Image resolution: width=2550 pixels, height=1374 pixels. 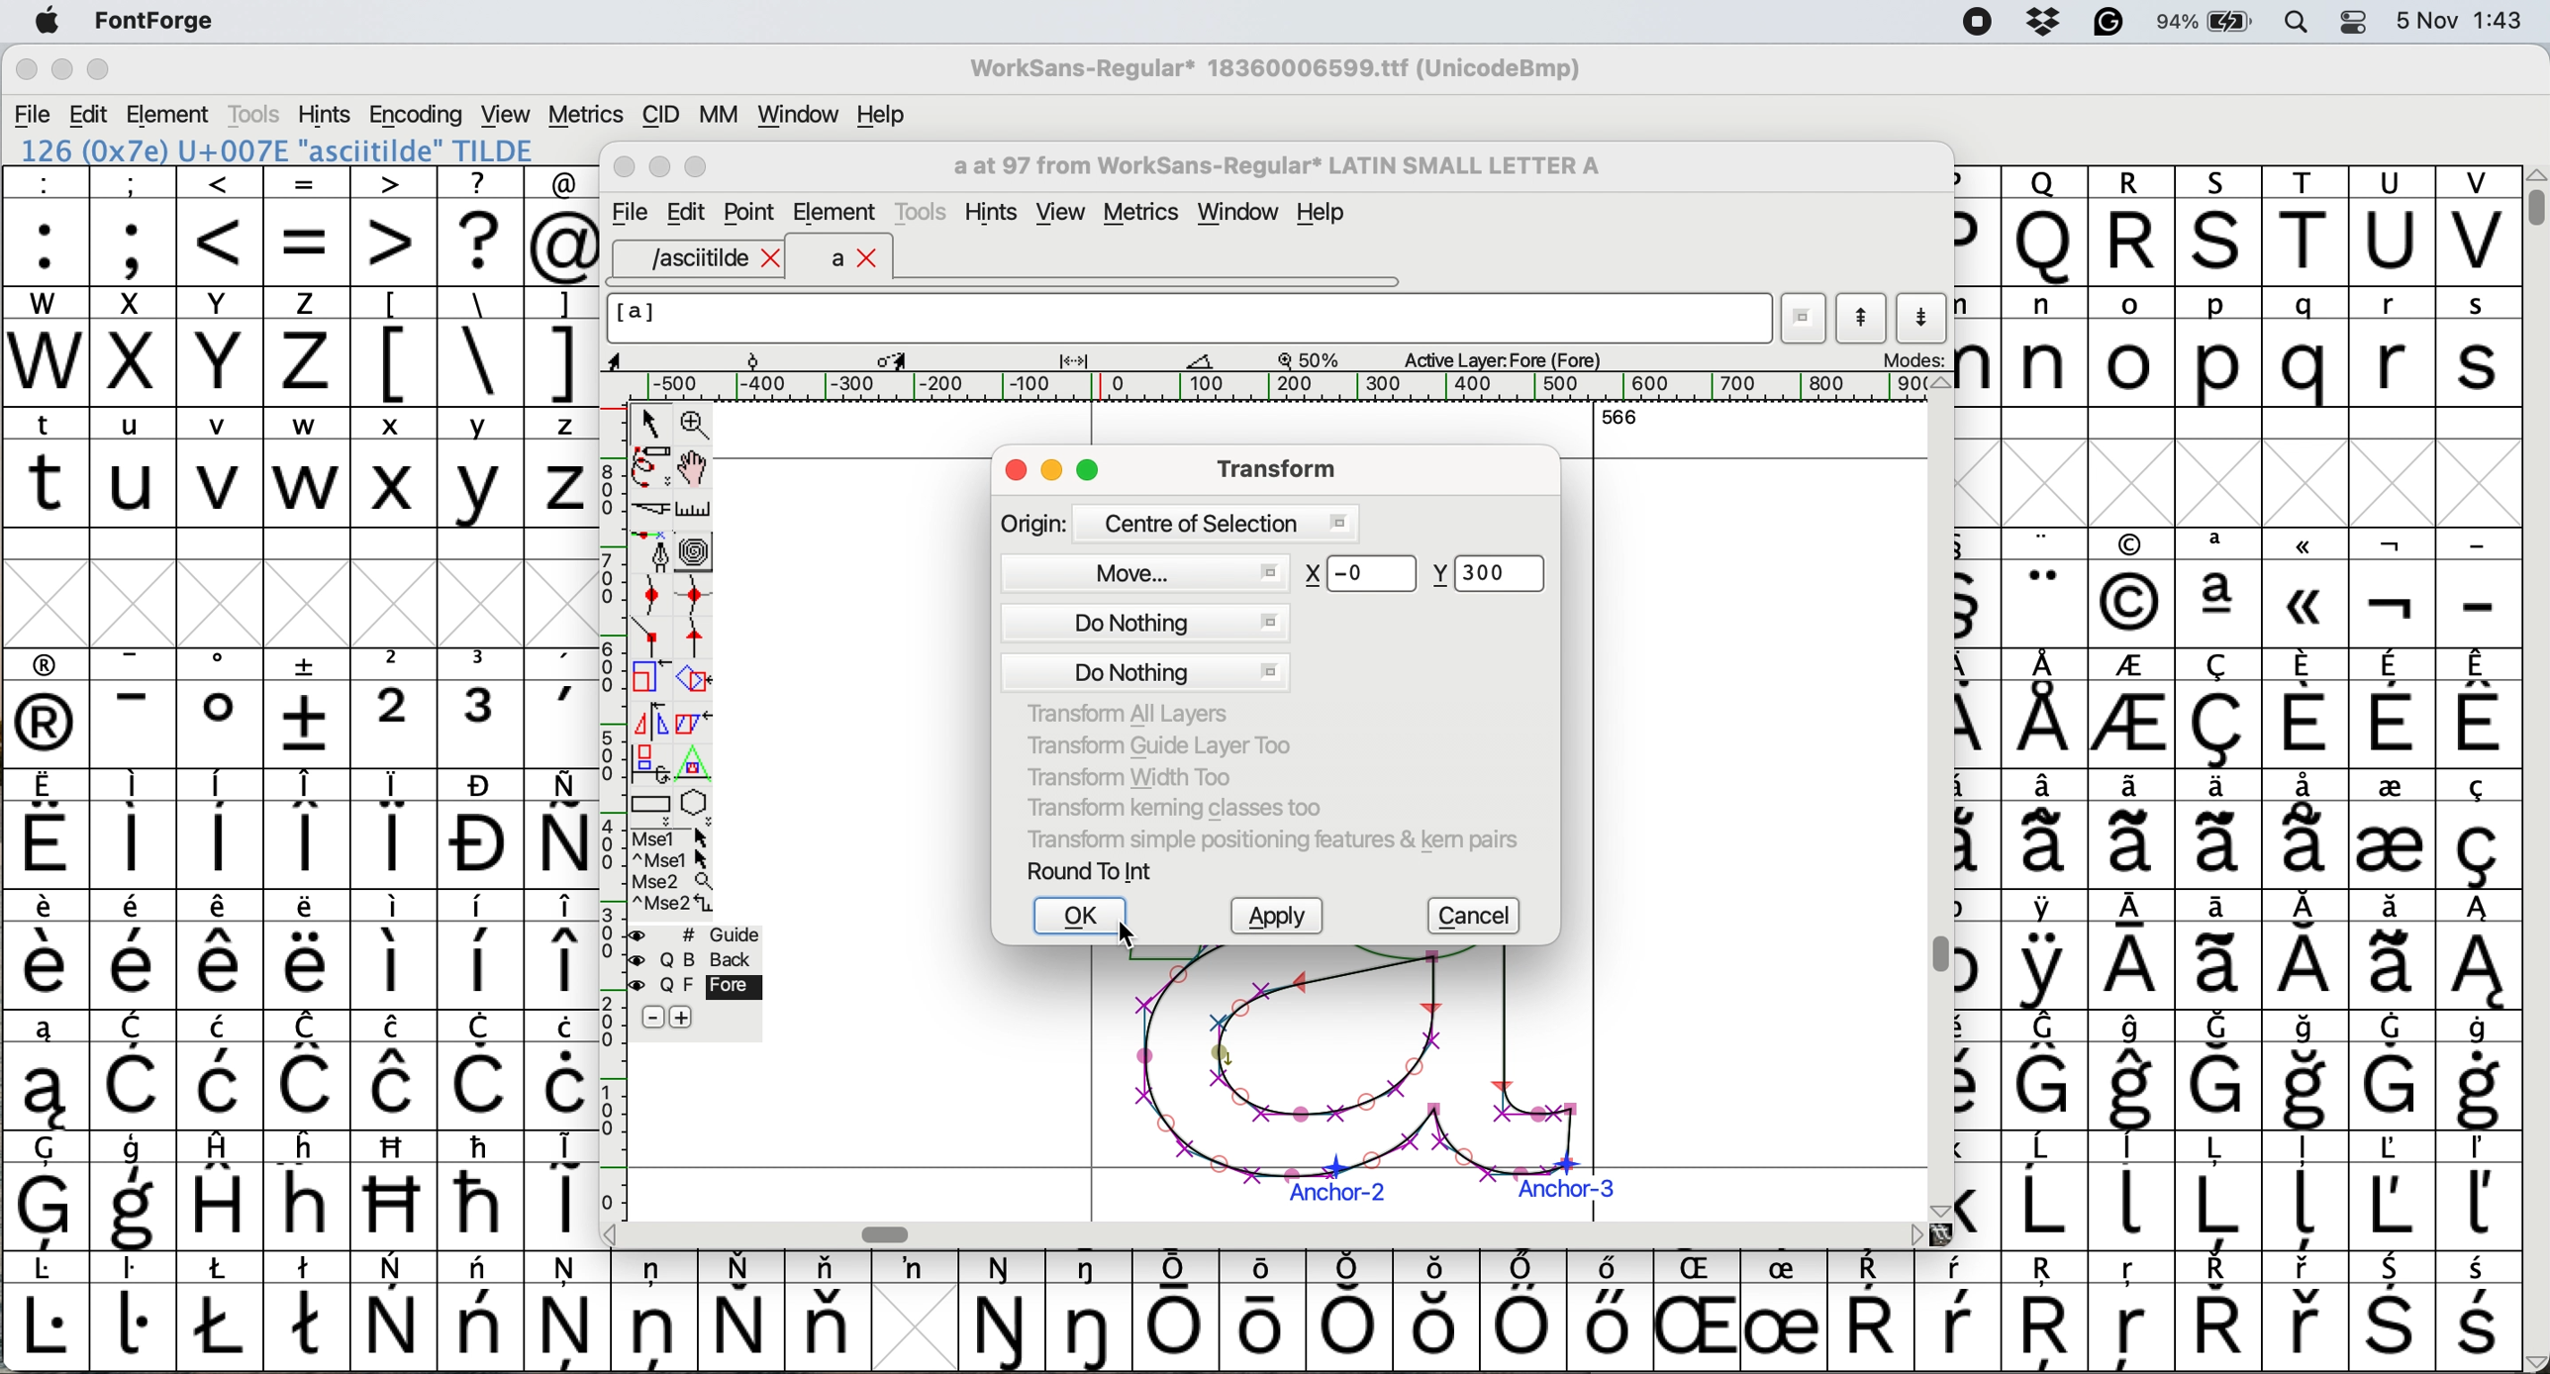 What do you see at coordinates (477, 468) in the screenshot?
I see `y` at bounding box center [477, 468].